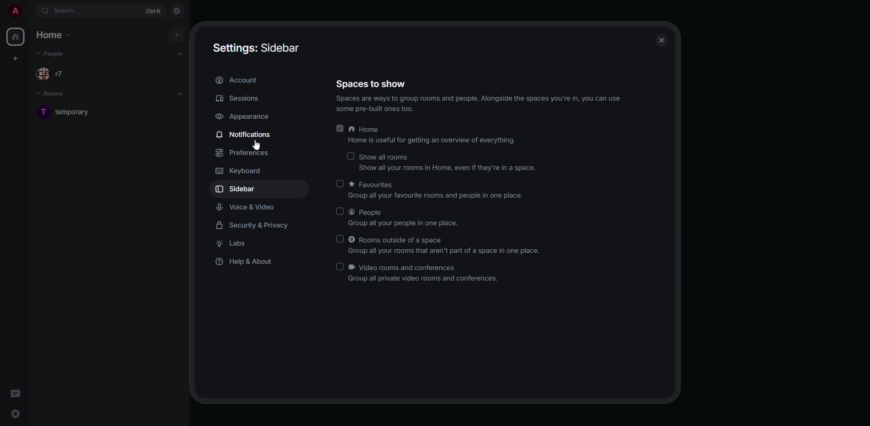 The image size is (870, 426). What do you see at coordinates (240, 172) in the screenshot?
I see `keyboard` at bounding box center [240, 172].